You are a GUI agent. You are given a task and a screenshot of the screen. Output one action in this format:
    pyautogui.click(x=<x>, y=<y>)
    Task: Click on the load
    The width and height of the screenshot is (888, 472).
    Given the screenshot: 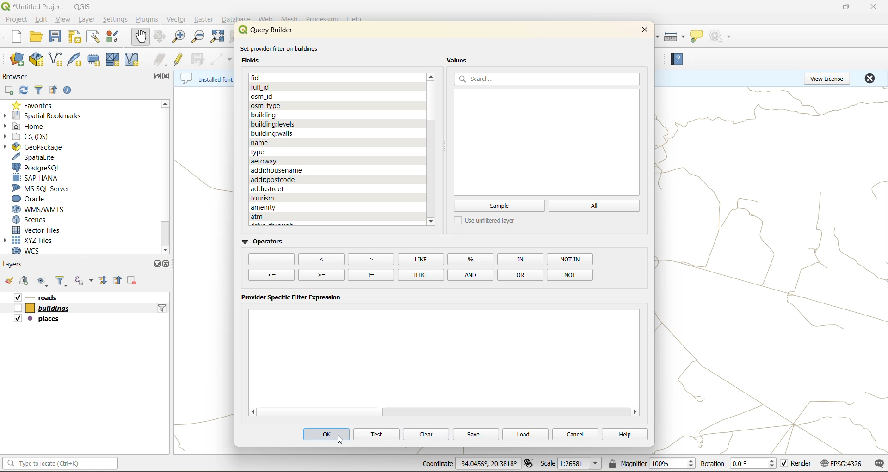 What is the action you would take?
    pyautogui.click(x=527, y=436)
    